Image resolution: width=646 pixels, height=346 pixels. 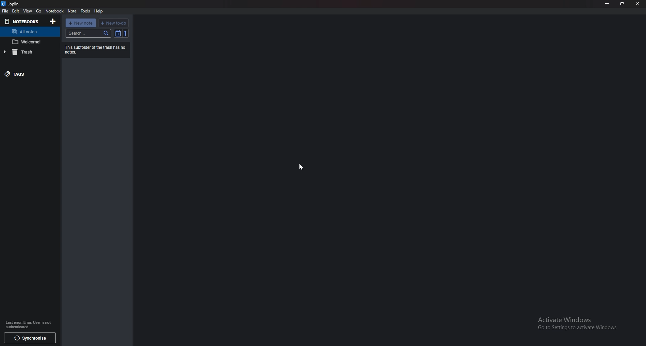 I want to click on resize, so click(x=622, y=4).